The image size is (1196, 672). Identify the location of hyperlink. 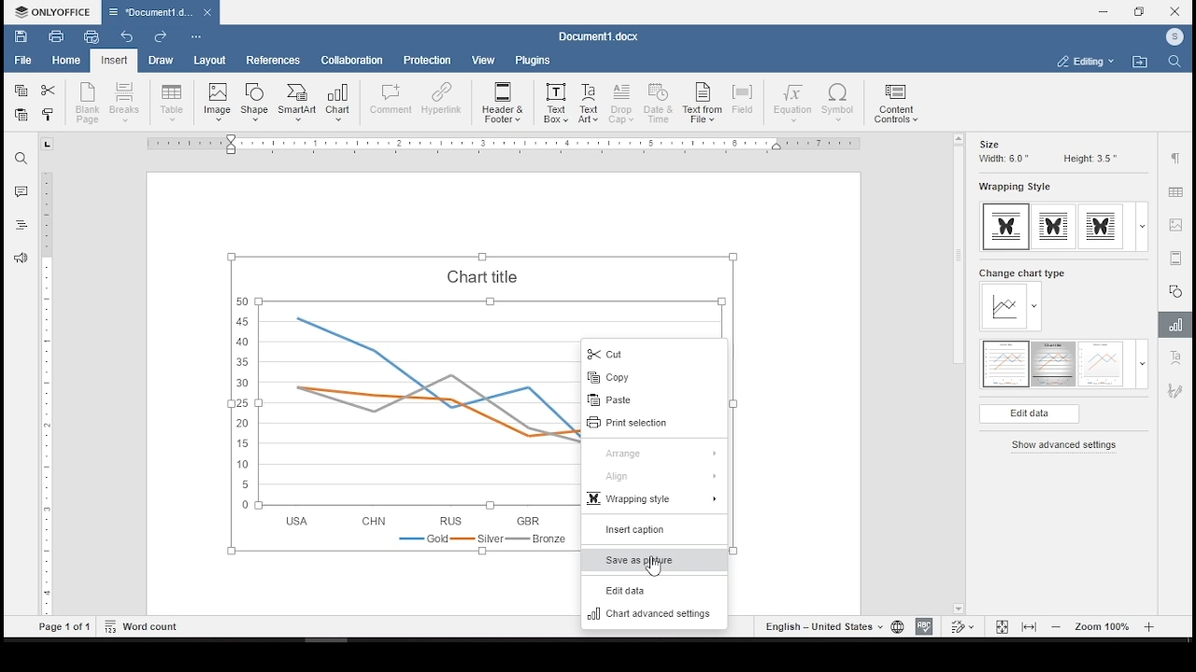
(441, 101).